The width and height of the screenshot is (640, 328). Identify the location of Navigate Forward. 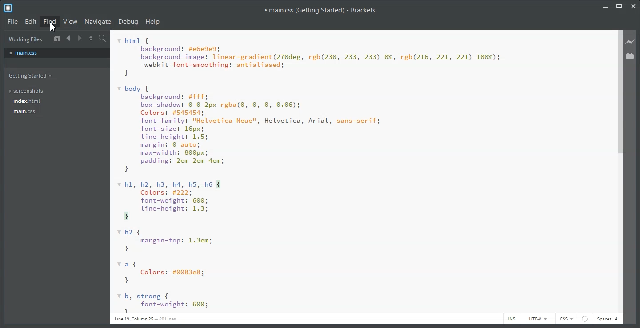
(80, 37).